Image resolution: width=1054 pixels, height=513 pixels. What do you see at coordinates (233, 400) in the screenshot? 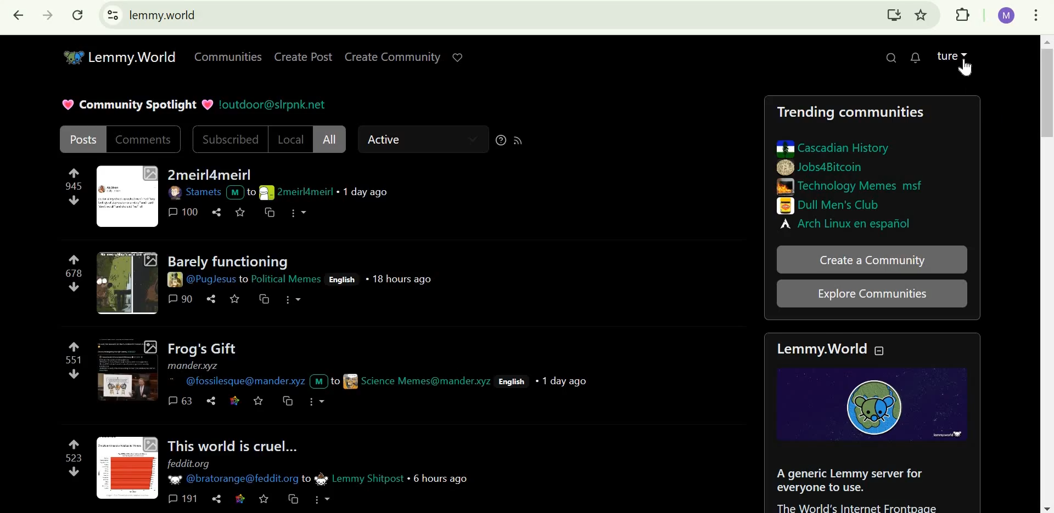
I see `link` at bounding box center [233, 400].